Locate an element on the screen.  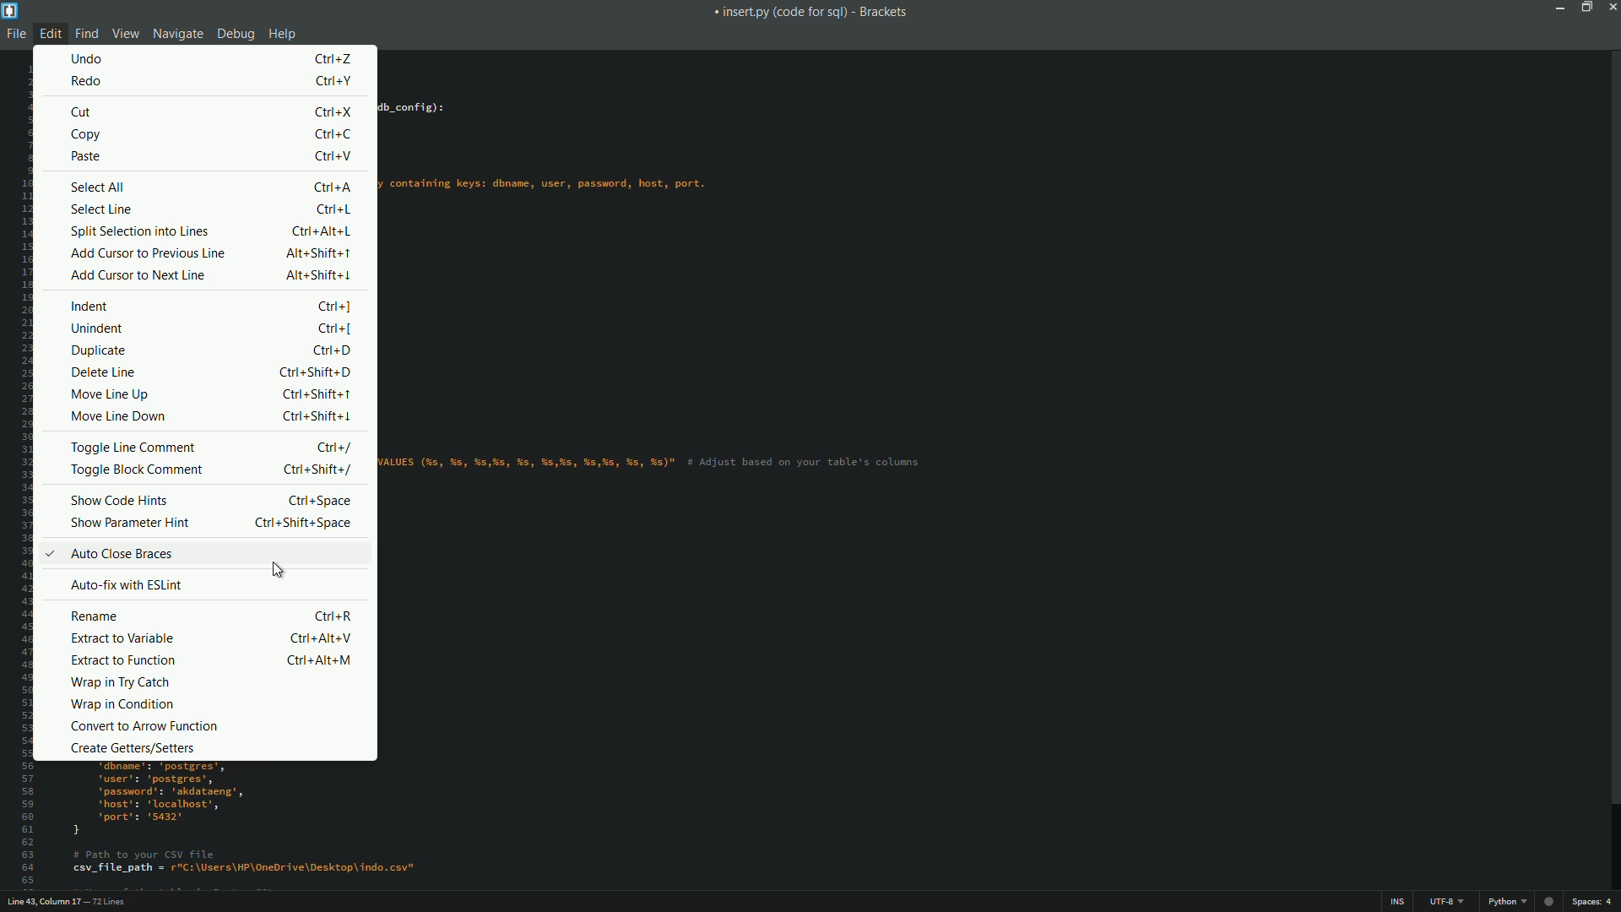
create getters/setters is located at coordinates (134, 748).